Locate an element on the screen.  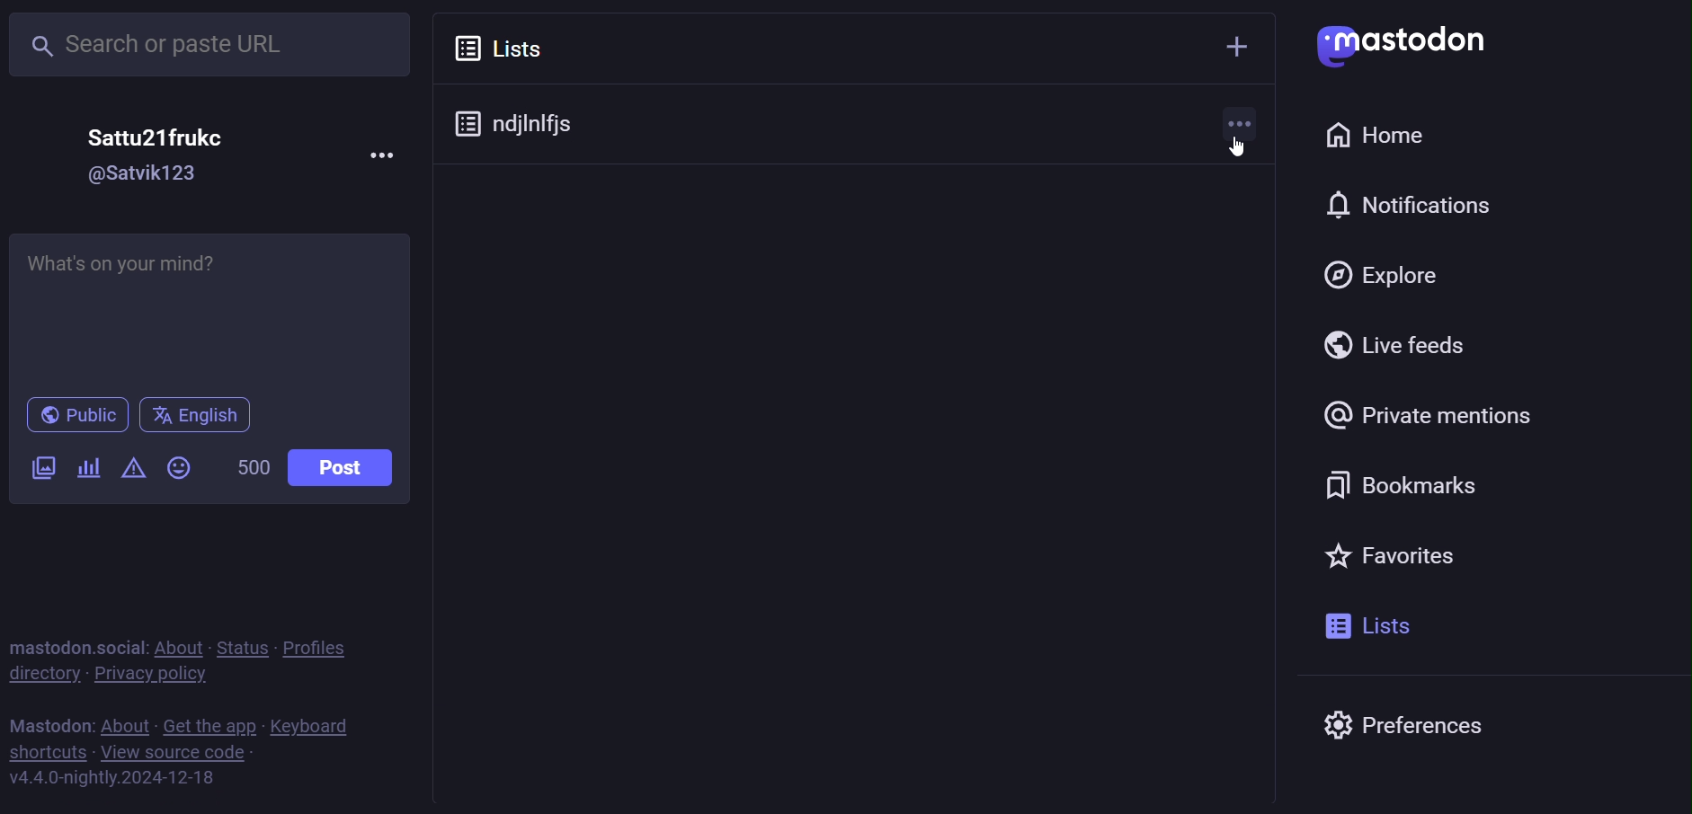
search or paste URL is located at coordinates (216, 40).